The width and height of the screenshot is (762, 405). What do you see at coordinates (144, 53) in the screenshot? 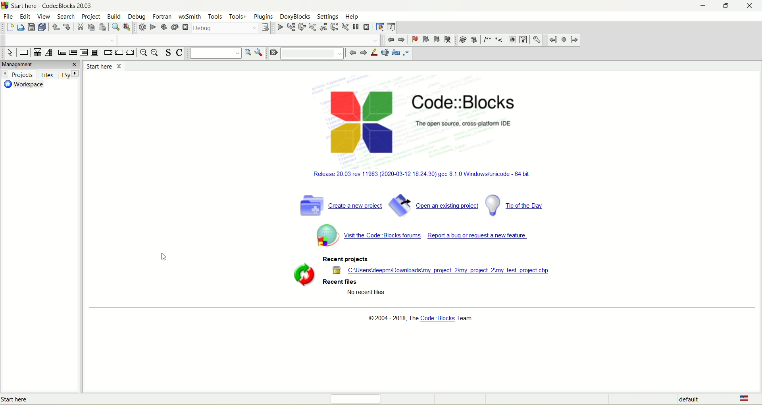
I see `zoom in` at bounding box center [144, 53].